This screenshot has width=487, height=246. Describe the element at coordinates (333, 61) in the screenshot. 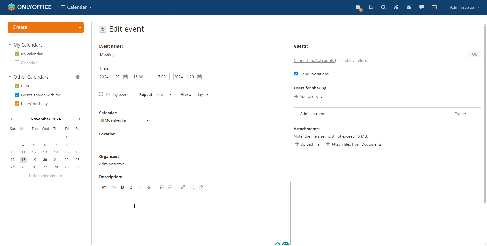

I see `connect mail accounts` at that location.